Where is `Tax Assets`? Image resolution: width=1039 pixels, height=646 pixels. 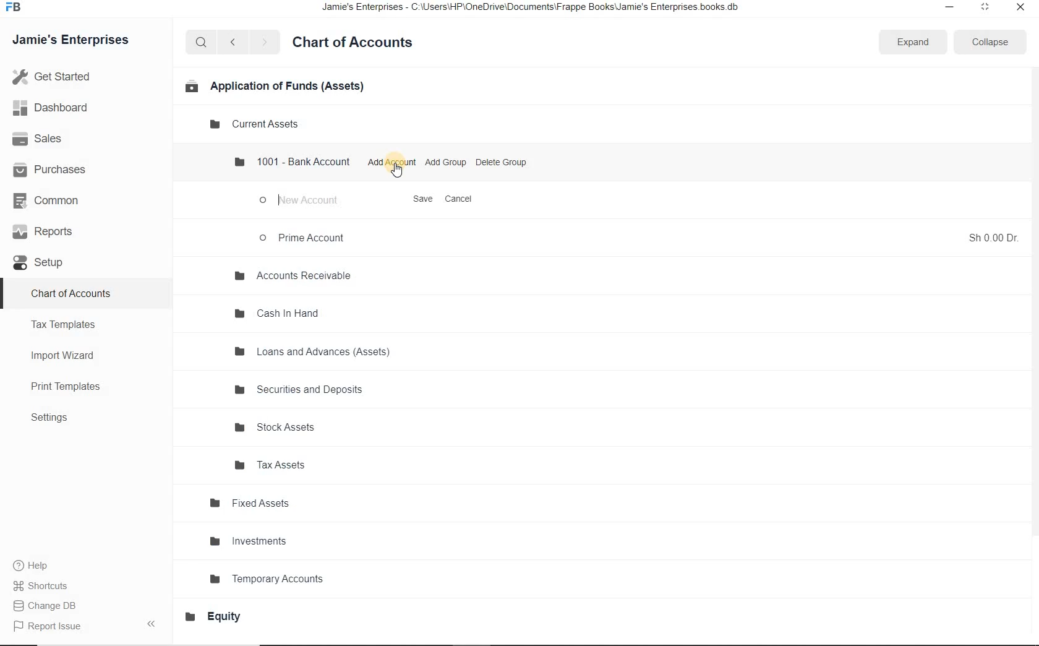
Tax Assets is located at coordinates (278, 465).